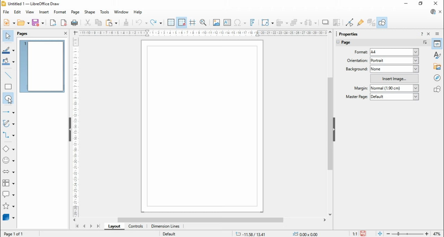 This screenshot has width=444, height=237. Describe the element at coordinates (8, 36) in the screenshot. I see `select` at that location.